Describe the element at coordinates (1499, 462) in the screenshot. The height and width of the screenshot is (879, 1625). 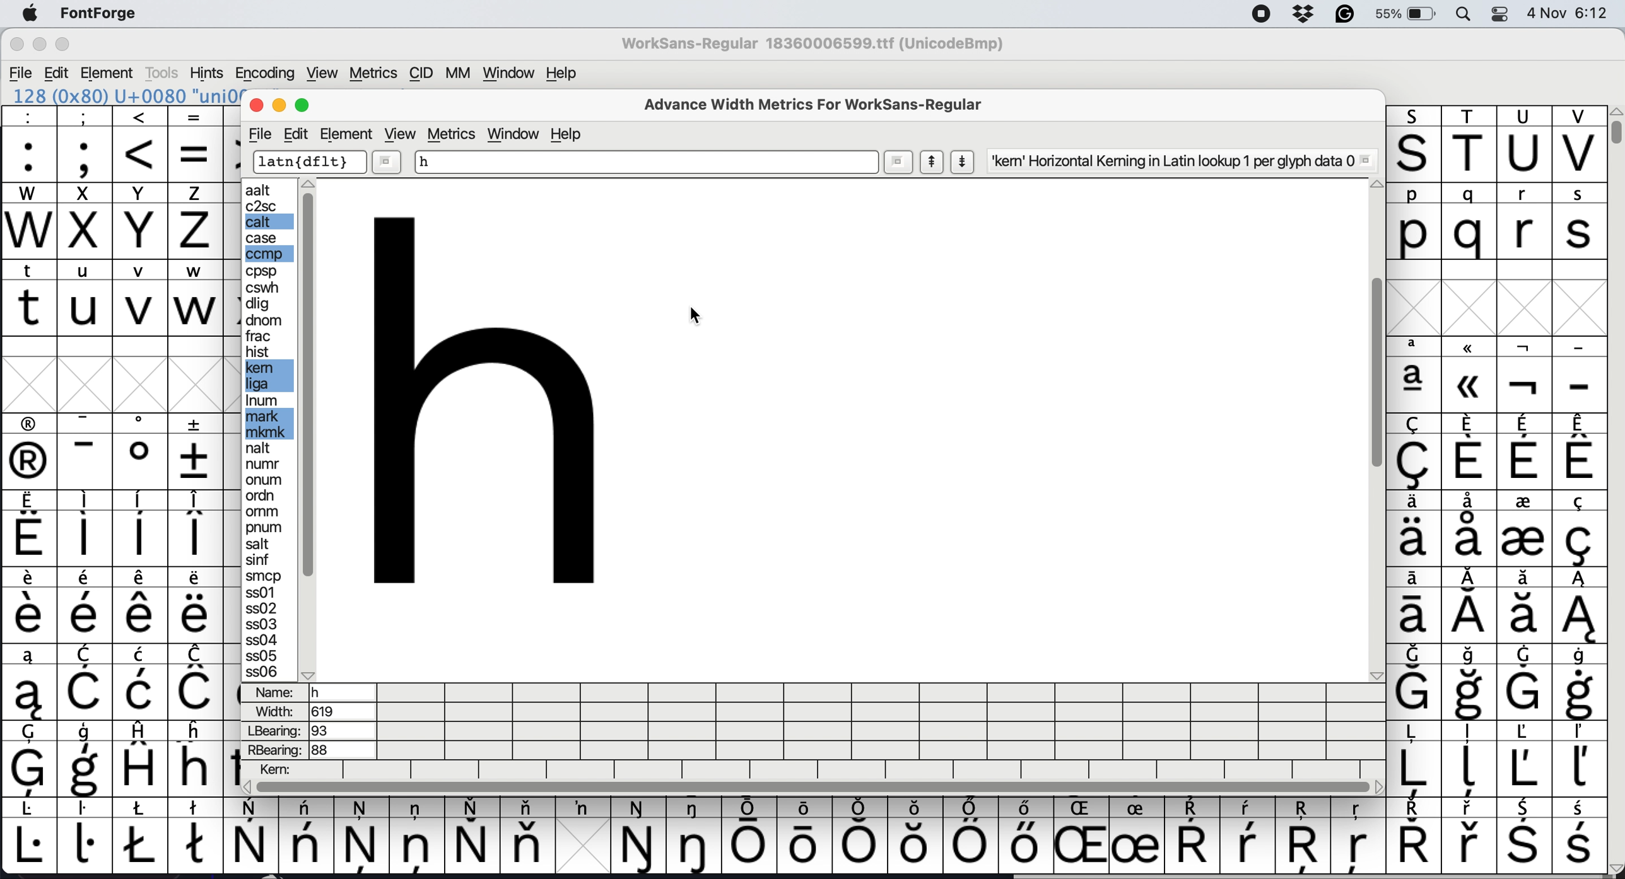
I see `special characters` at that location.